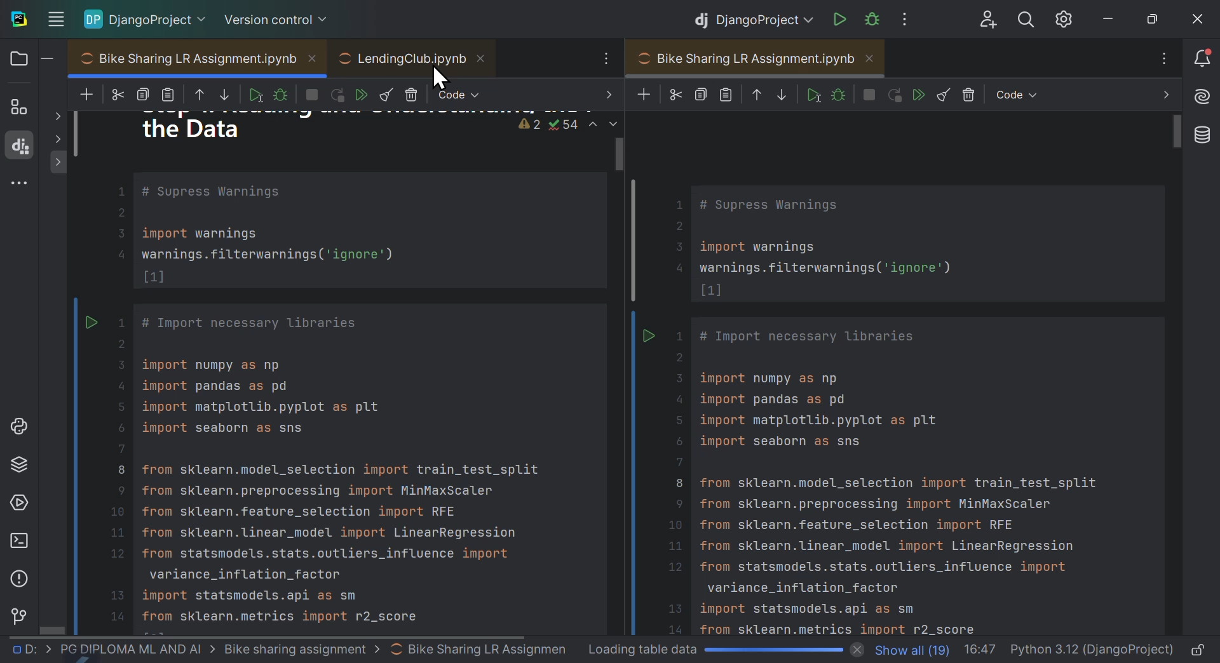 The image size is (1220, 663). Describe the element at coordinates (283, 95) in the screenshot. I see `debug cell` at that location.